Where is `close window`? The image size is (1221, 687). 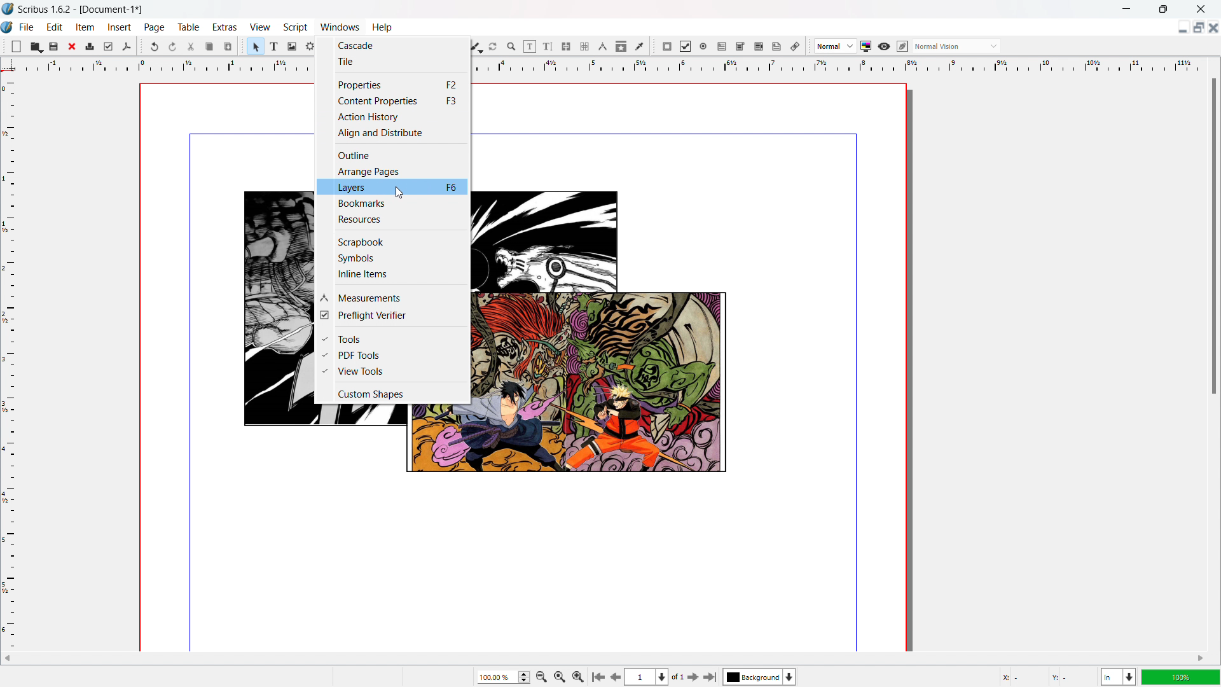
close window is located at coordinates (1201, 9).